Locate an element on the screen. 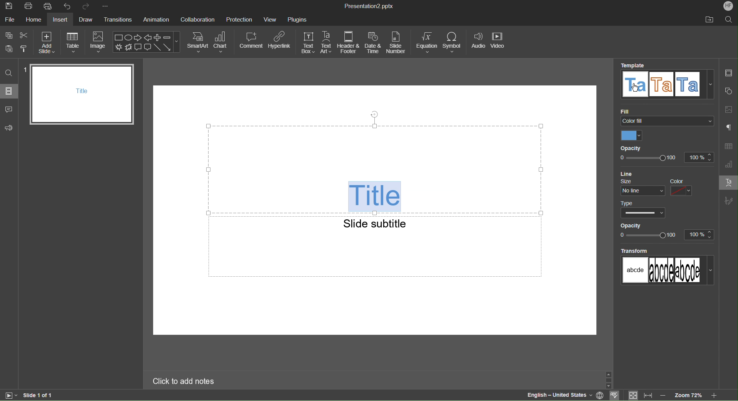 Image resolution: width=738 pixels, height=401 pixels. Feedback and Support is located at coordinates (10, 128).